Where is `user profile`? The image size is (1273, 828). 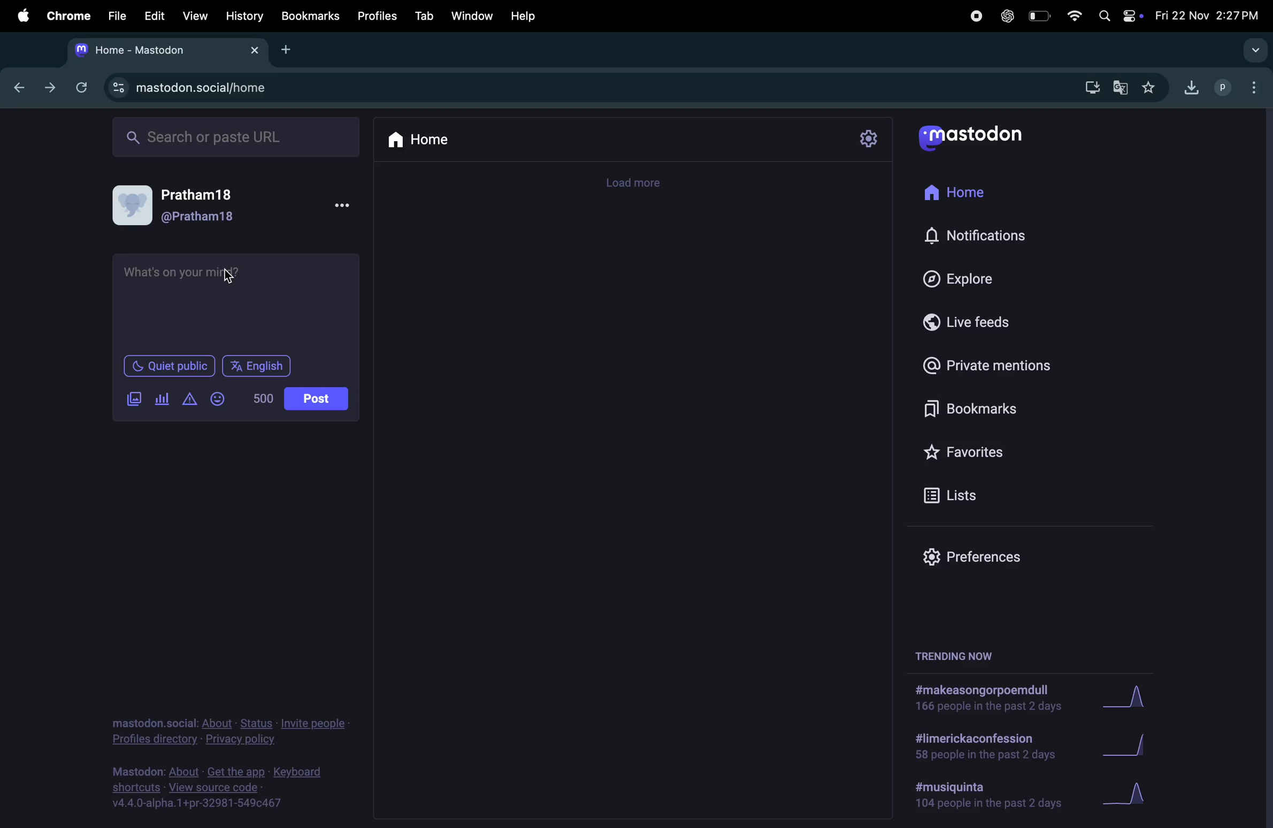
user profile is located at coordinates (132, 206).